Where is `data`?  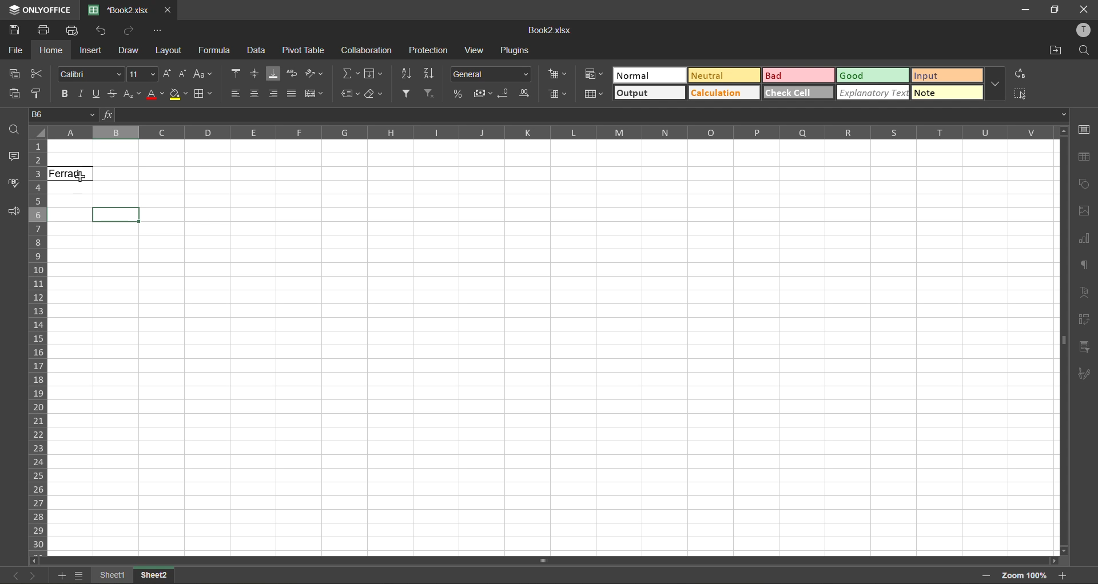 data is located at coordinates (258, 51).